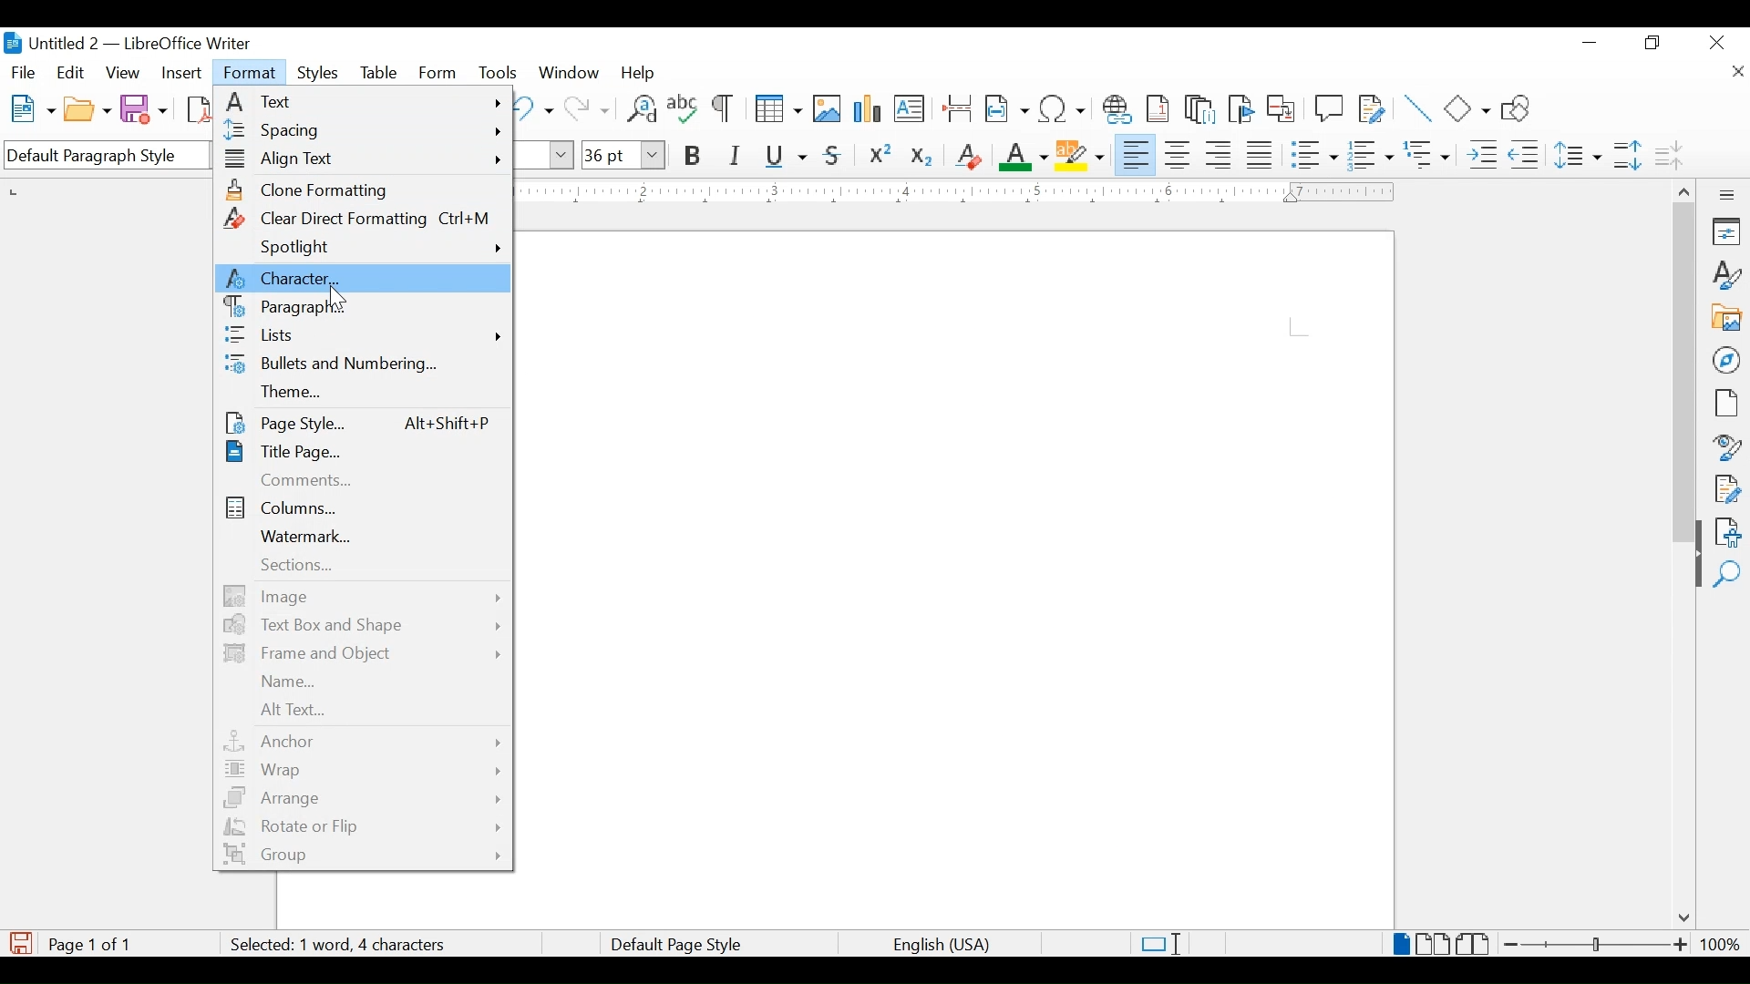 This screenshot has width=1750, height=984. What do you see at coordinates (363, 277) in the screenshot?
I see `character highlighted` at bounding box center [363, 277].